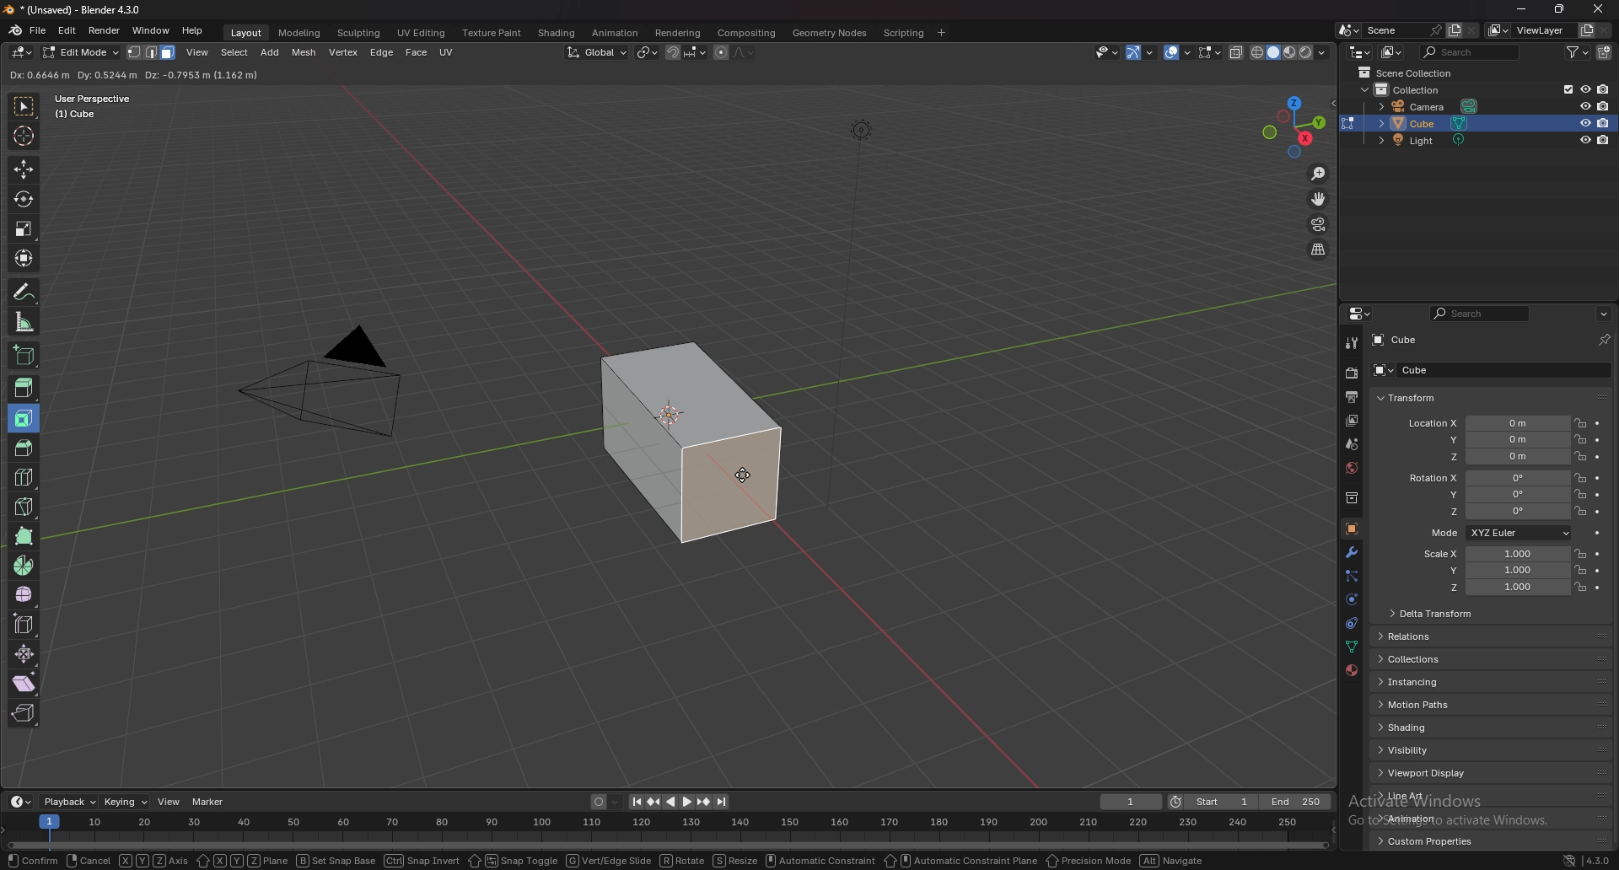 This screenshot has width=1619, height=870. What do you see at coordinates (1605, 340) in the screenshot?
I see `pin` at bounding box center [1605, 340].